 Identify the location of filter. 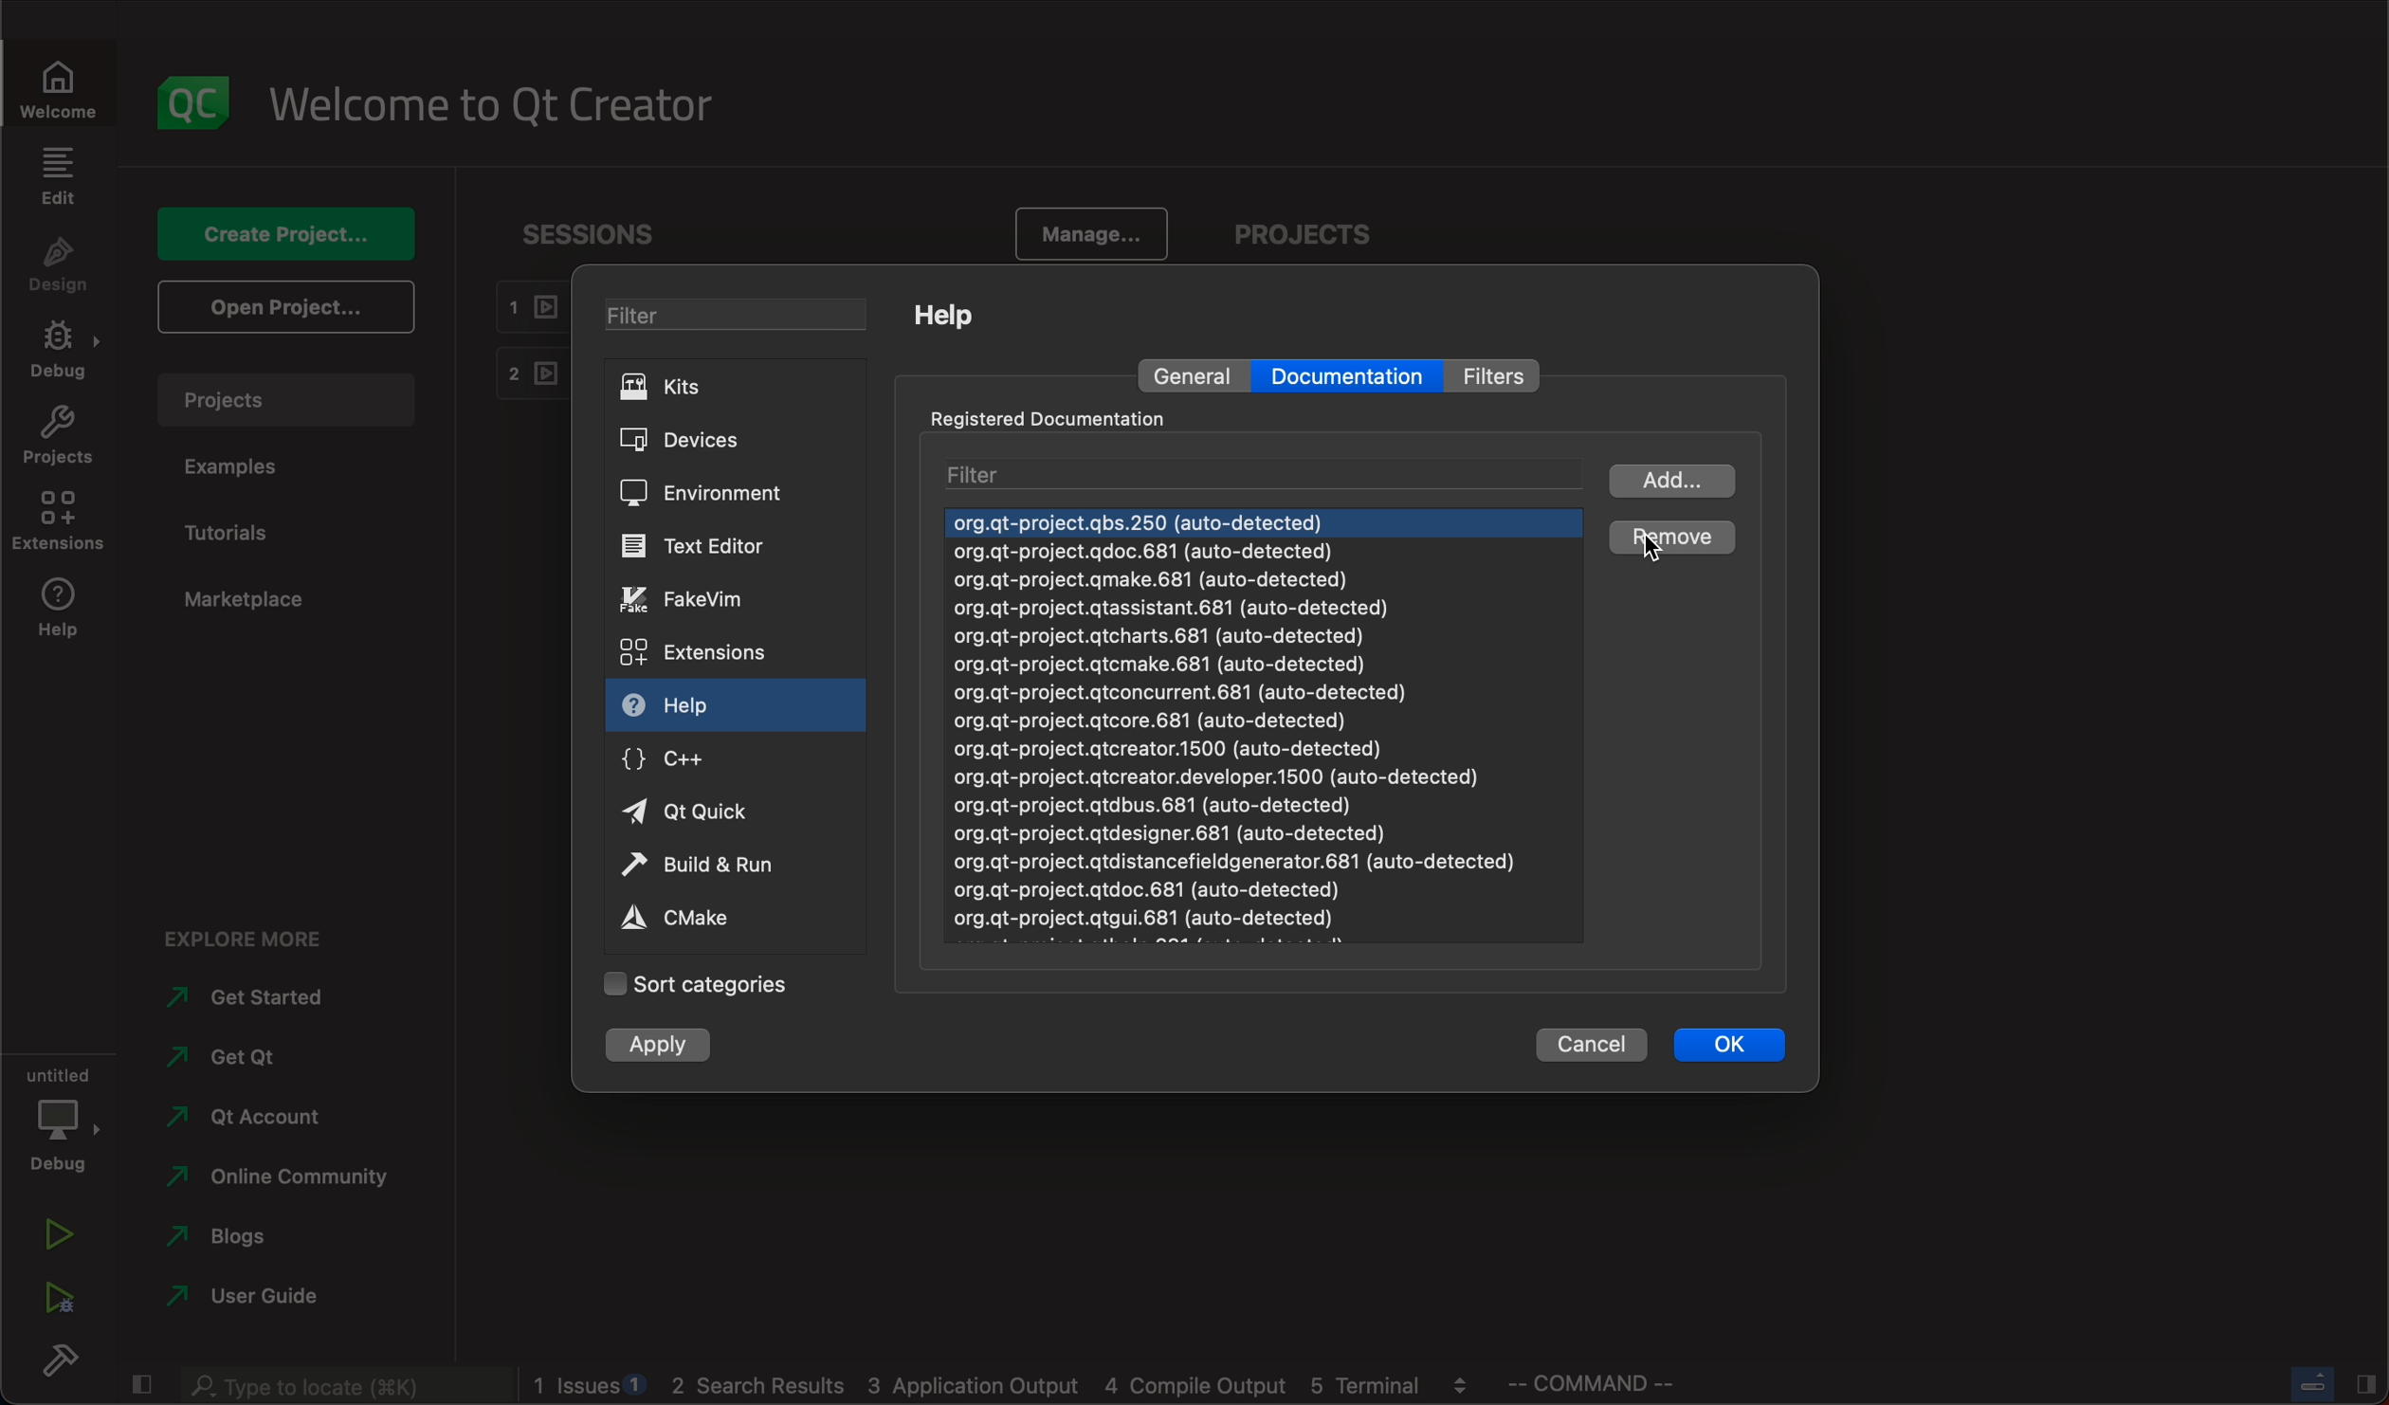
(1507, 373).